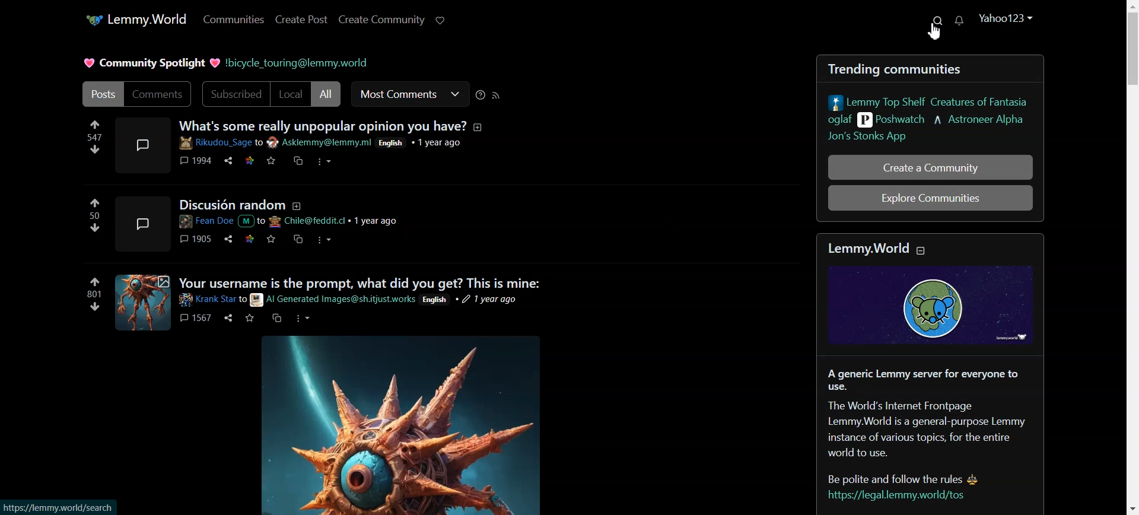  I want to click on copy, so click(276, 318).